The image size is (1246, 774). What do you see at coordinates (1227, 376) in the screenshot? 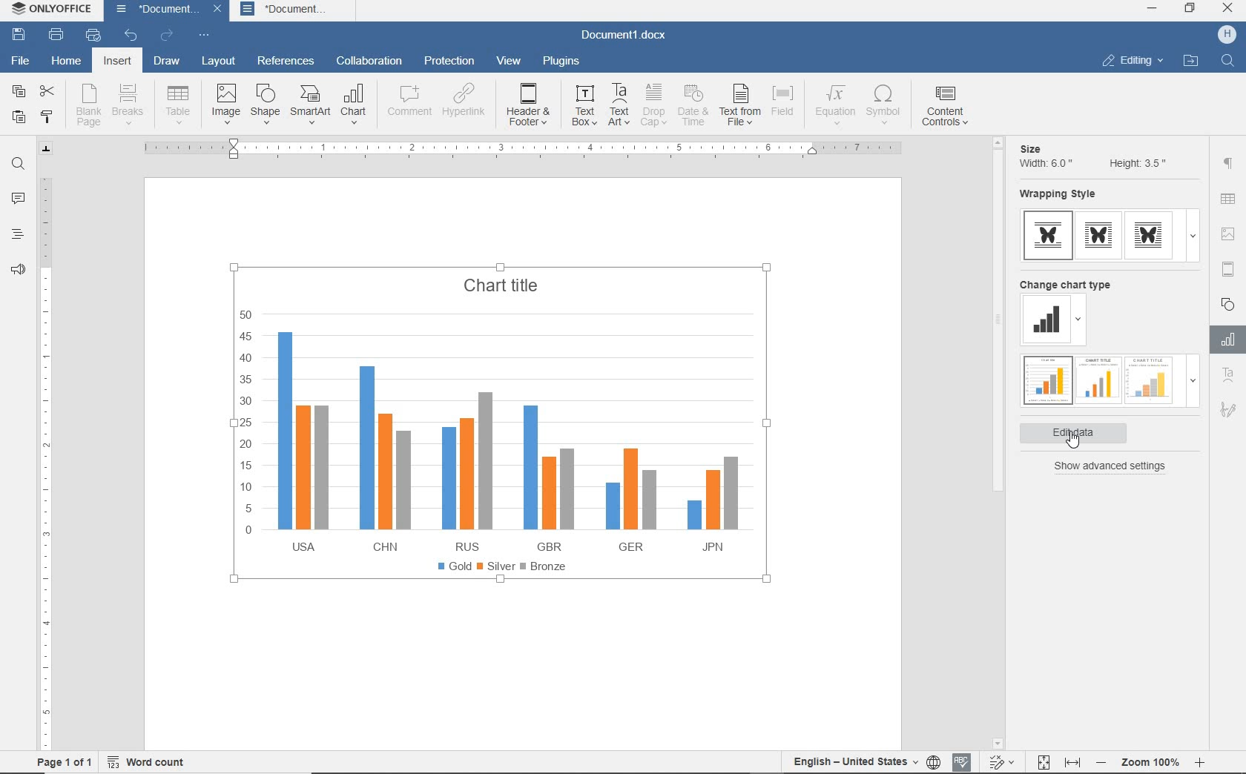
I see `Text Art Settings` at bounding box center [1227, 376].